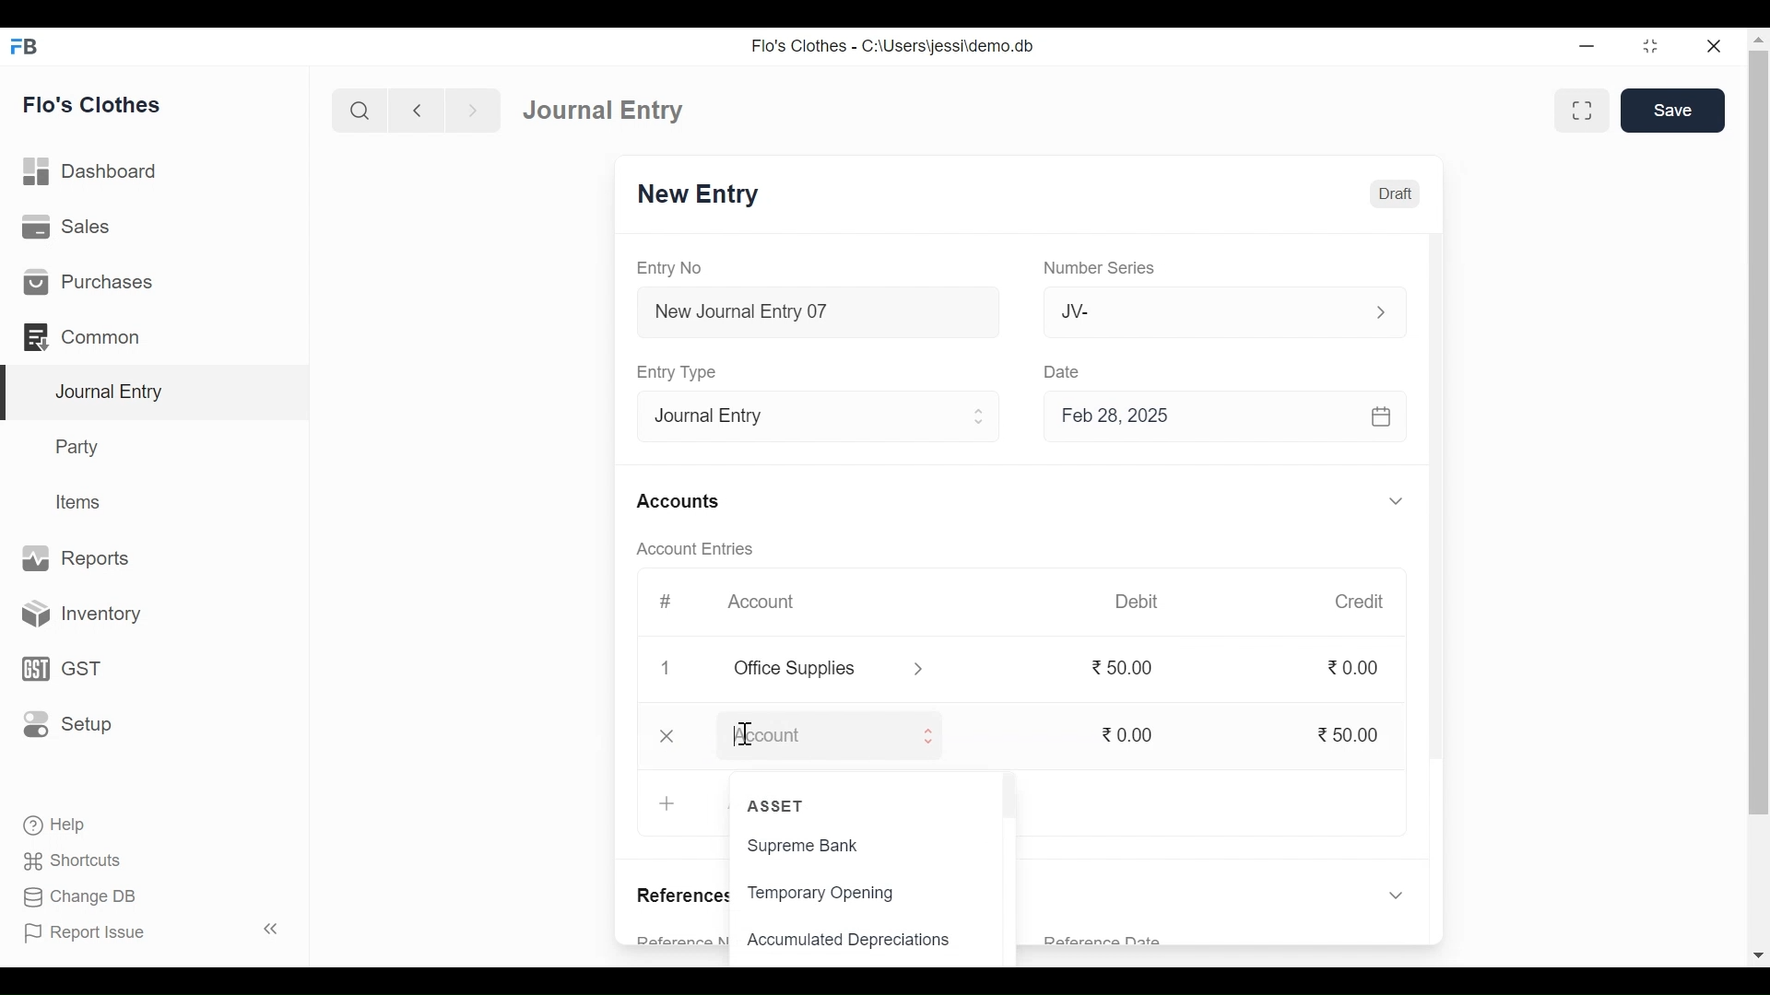  I want to click on Account Entries, so click(703, 547).